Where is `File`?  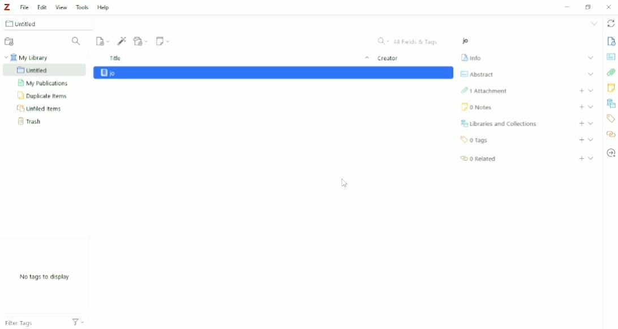
File is located at coordinates (25, 6).